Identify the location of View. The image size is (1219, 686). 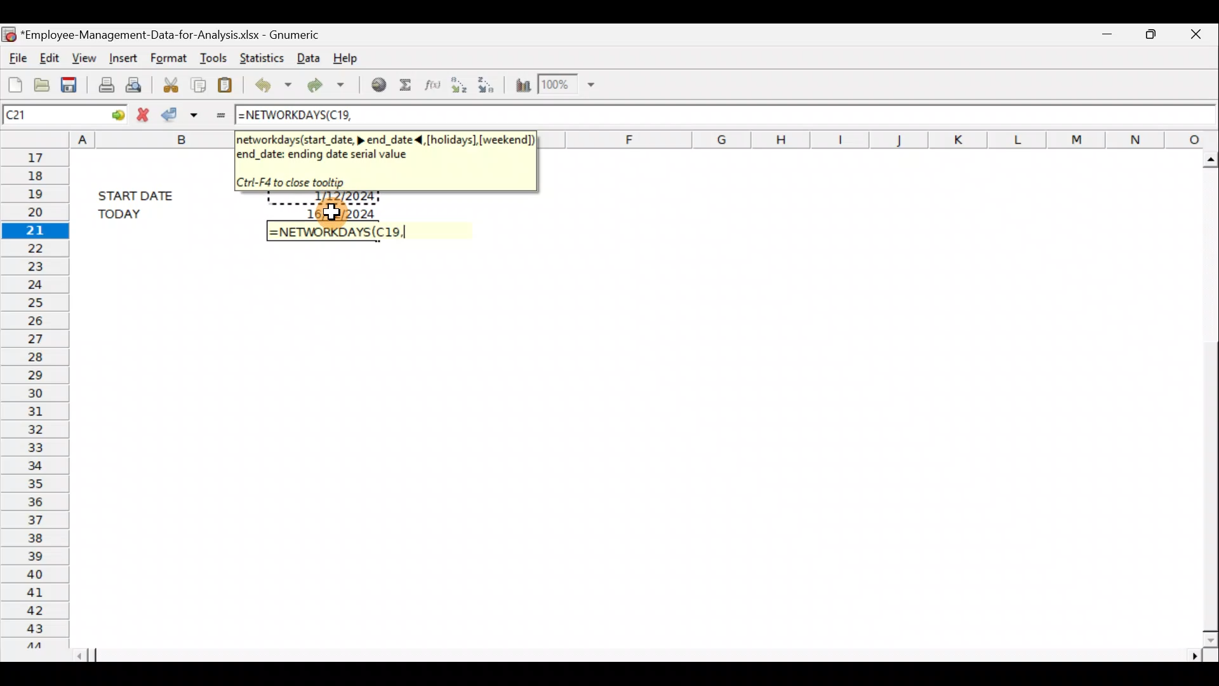
(85, 57).